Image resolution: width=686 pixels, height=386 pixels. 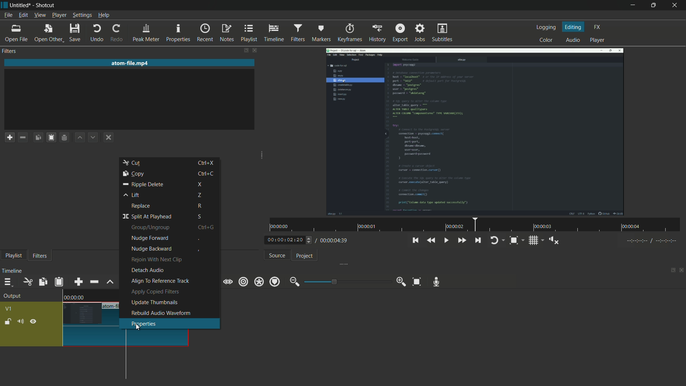 I want to click on filters, so click(x=298, y=33).